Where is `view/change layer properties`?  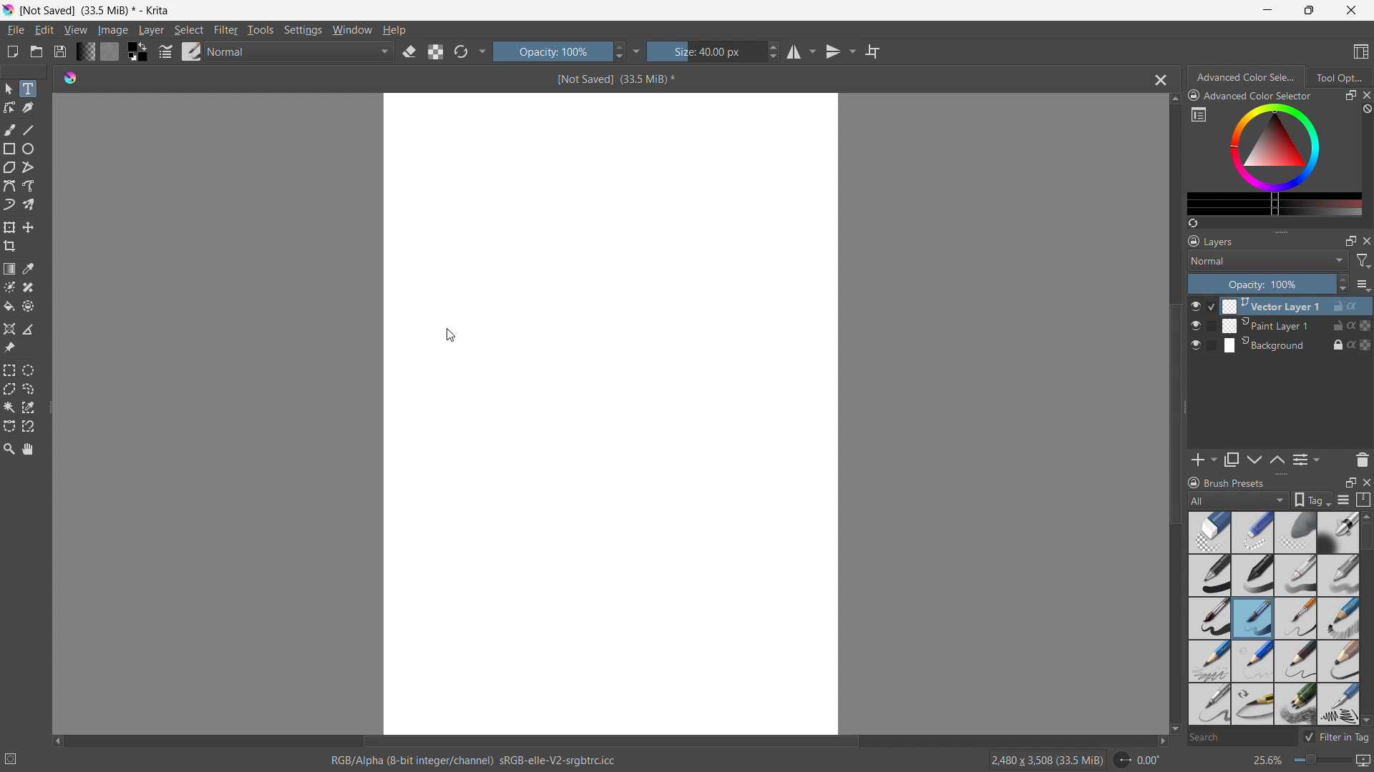
view/change layer properties is located at coordinates (1305, 459).